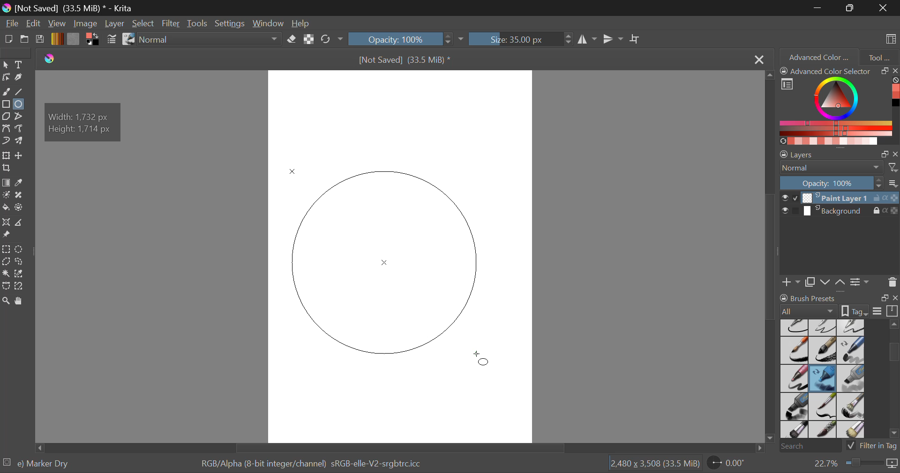  I want to click on Freehand Path Tool, so click(19, 128).